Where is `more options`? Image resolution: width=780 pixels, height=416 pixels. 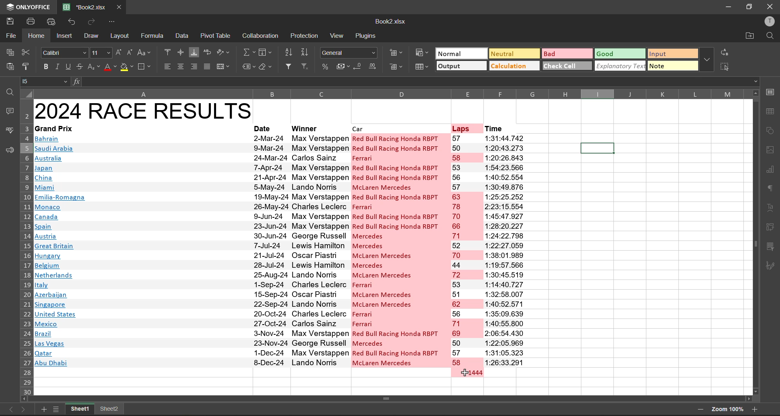 more options is located at coordinates (708, 60).